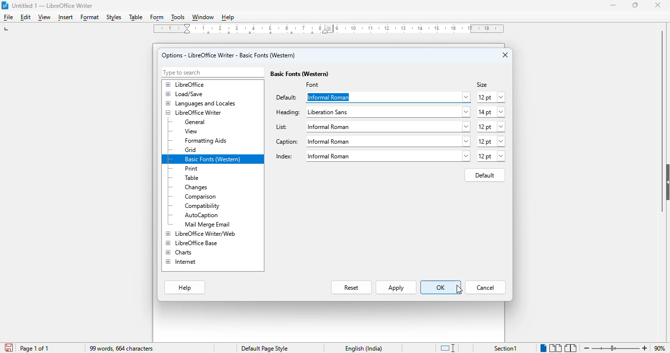  I want to click on minimize, so click(614, 5).